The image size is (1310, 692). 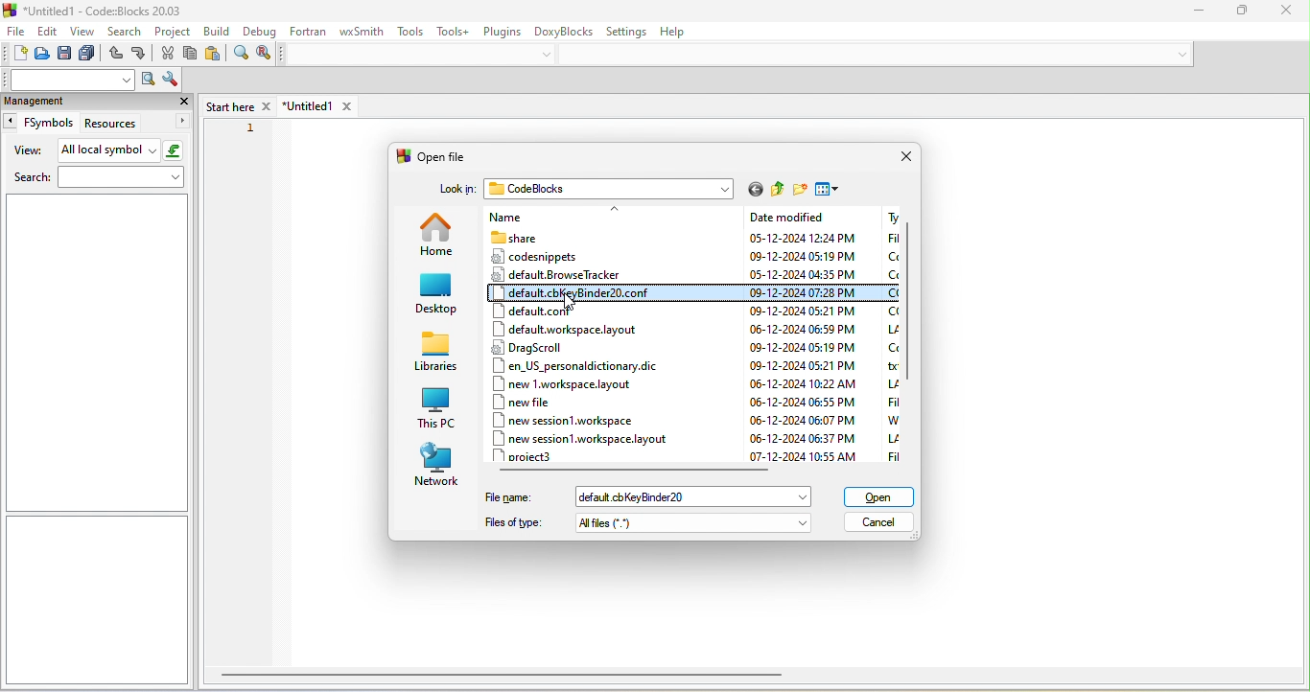 What do you see at coordinates (261, 31) in the screenshot?
I see `debug` at bounding box center [261, 31].